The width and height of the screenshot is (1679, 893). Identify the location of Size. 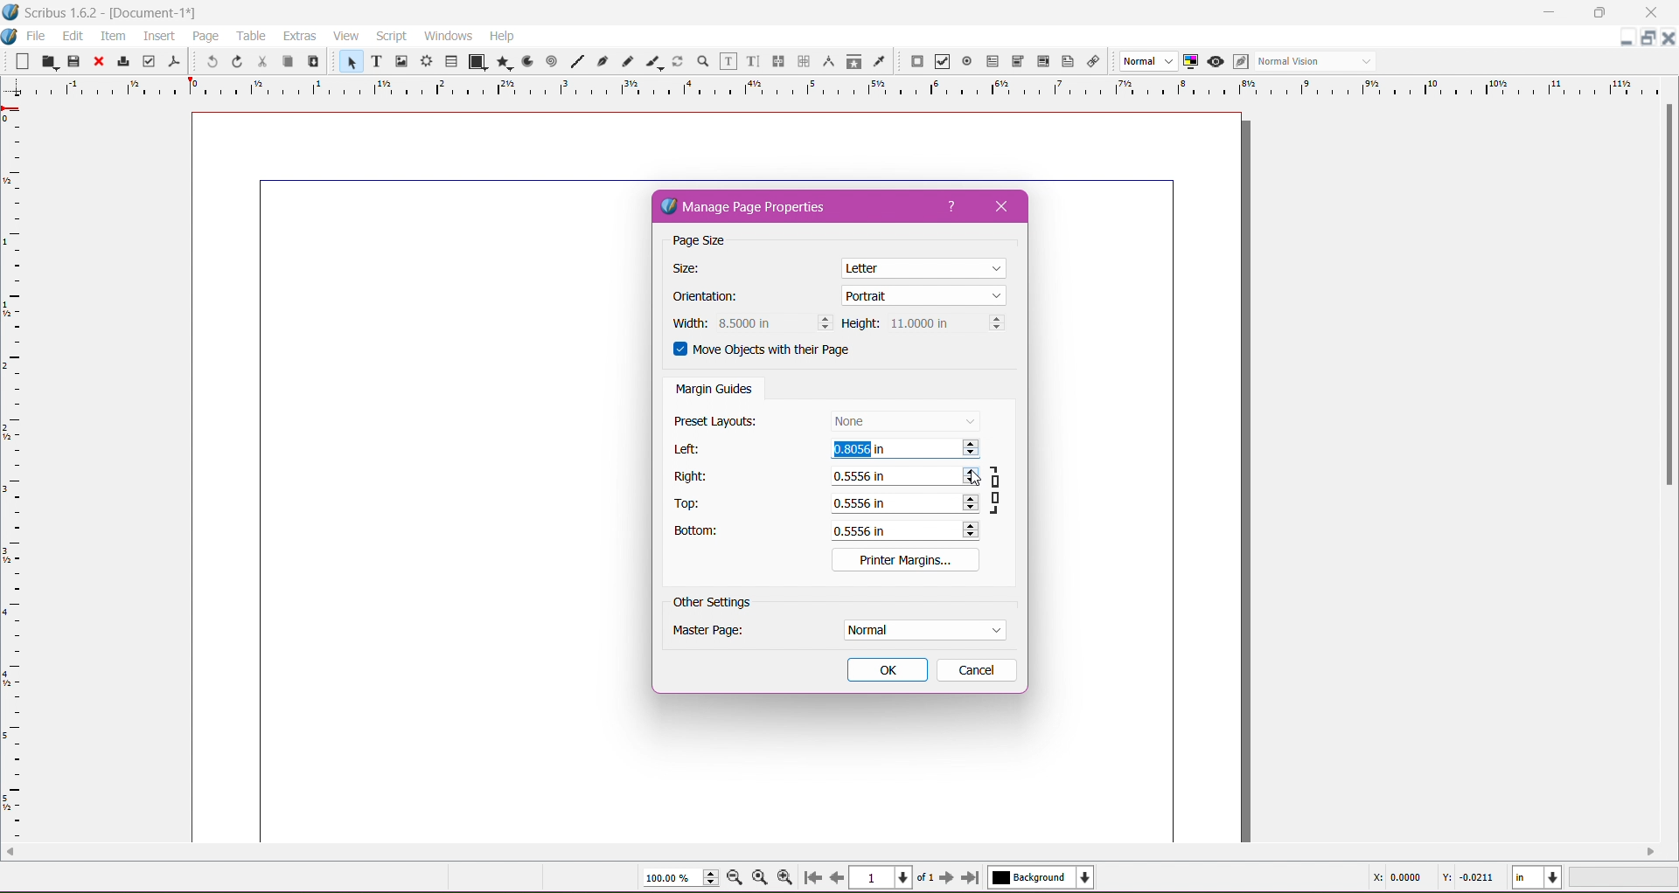
(694, 269).